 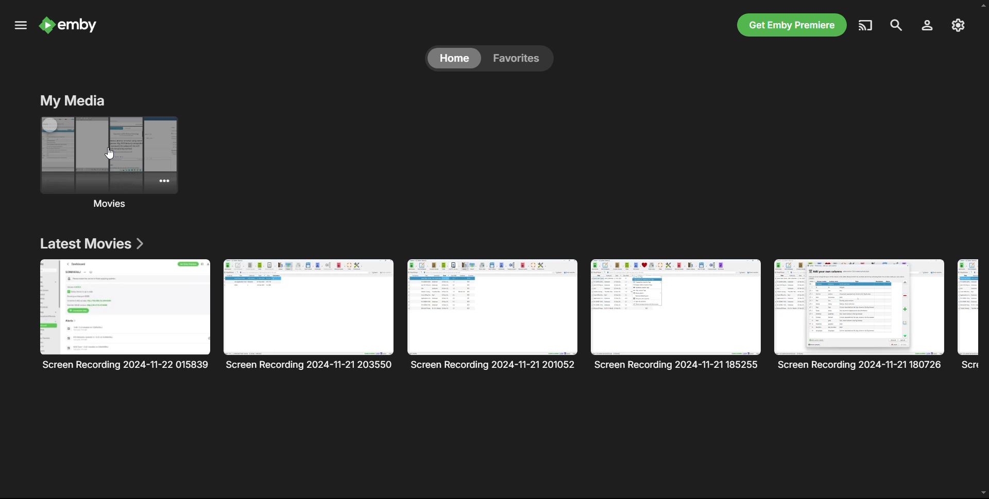 What do you see at coordinates (518, 58) in the screenshot?
I see `favorites` at bounding box center [518, 58].